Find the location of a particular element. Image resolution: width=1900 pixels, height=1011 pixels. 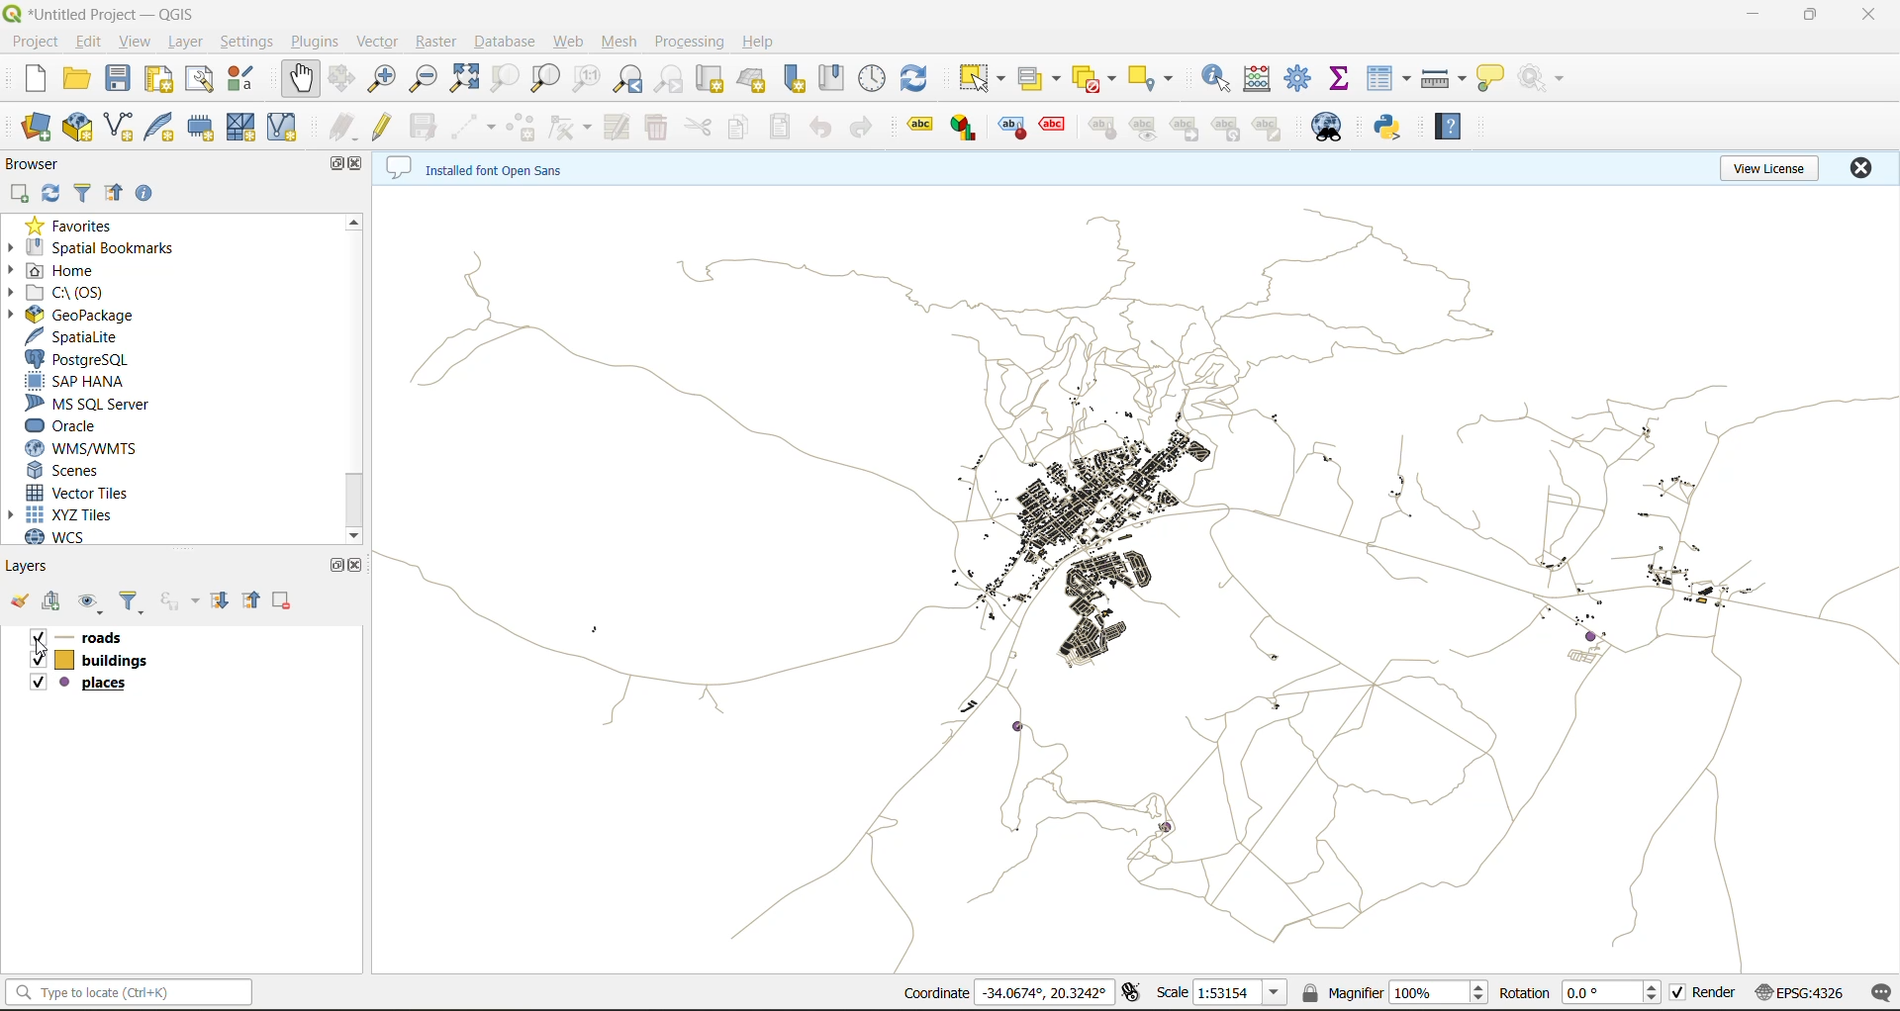

labels toolbar 5 is located at coordinates (1104, 131).